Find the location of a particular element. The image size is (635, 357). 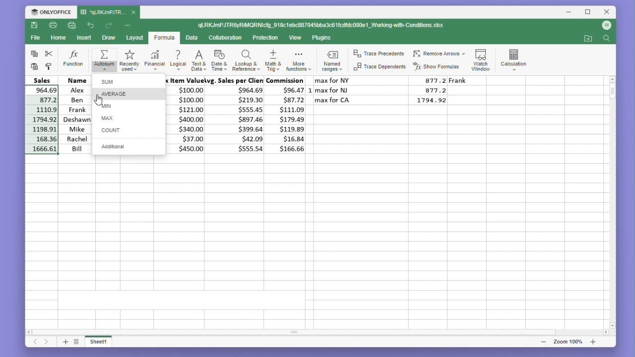

Horizontal scroll bar is located at coordinates (312, 332).